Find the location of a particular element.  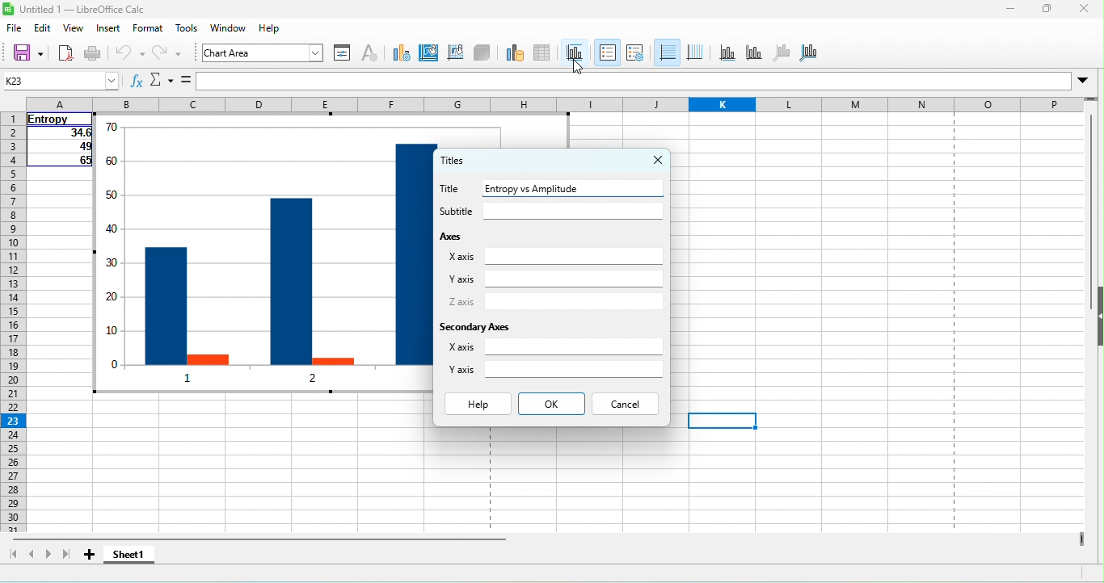

secondary axes is located at coordinates (499, 325).